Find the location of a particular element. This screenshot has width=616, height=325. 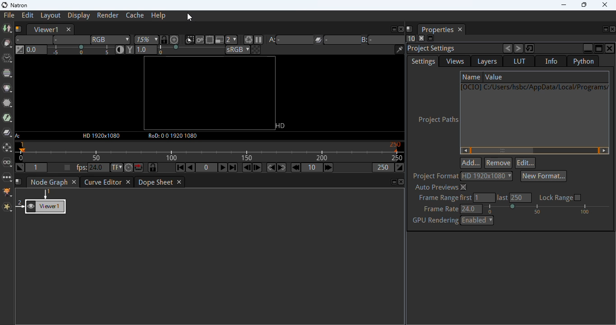

250 is located at coordinates (521, 198).